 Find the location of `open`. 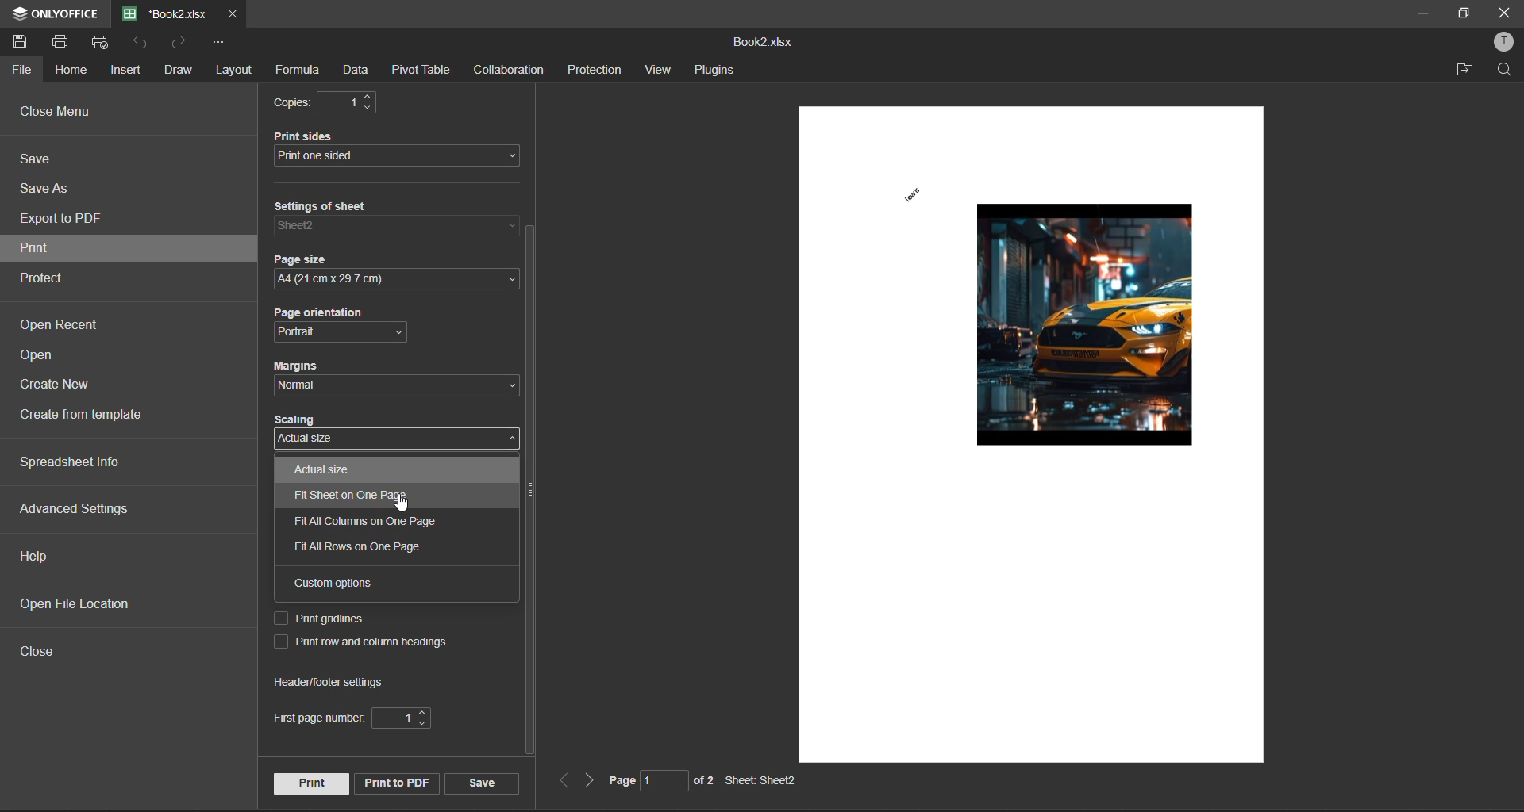

open is located at coordinates (43, 358).